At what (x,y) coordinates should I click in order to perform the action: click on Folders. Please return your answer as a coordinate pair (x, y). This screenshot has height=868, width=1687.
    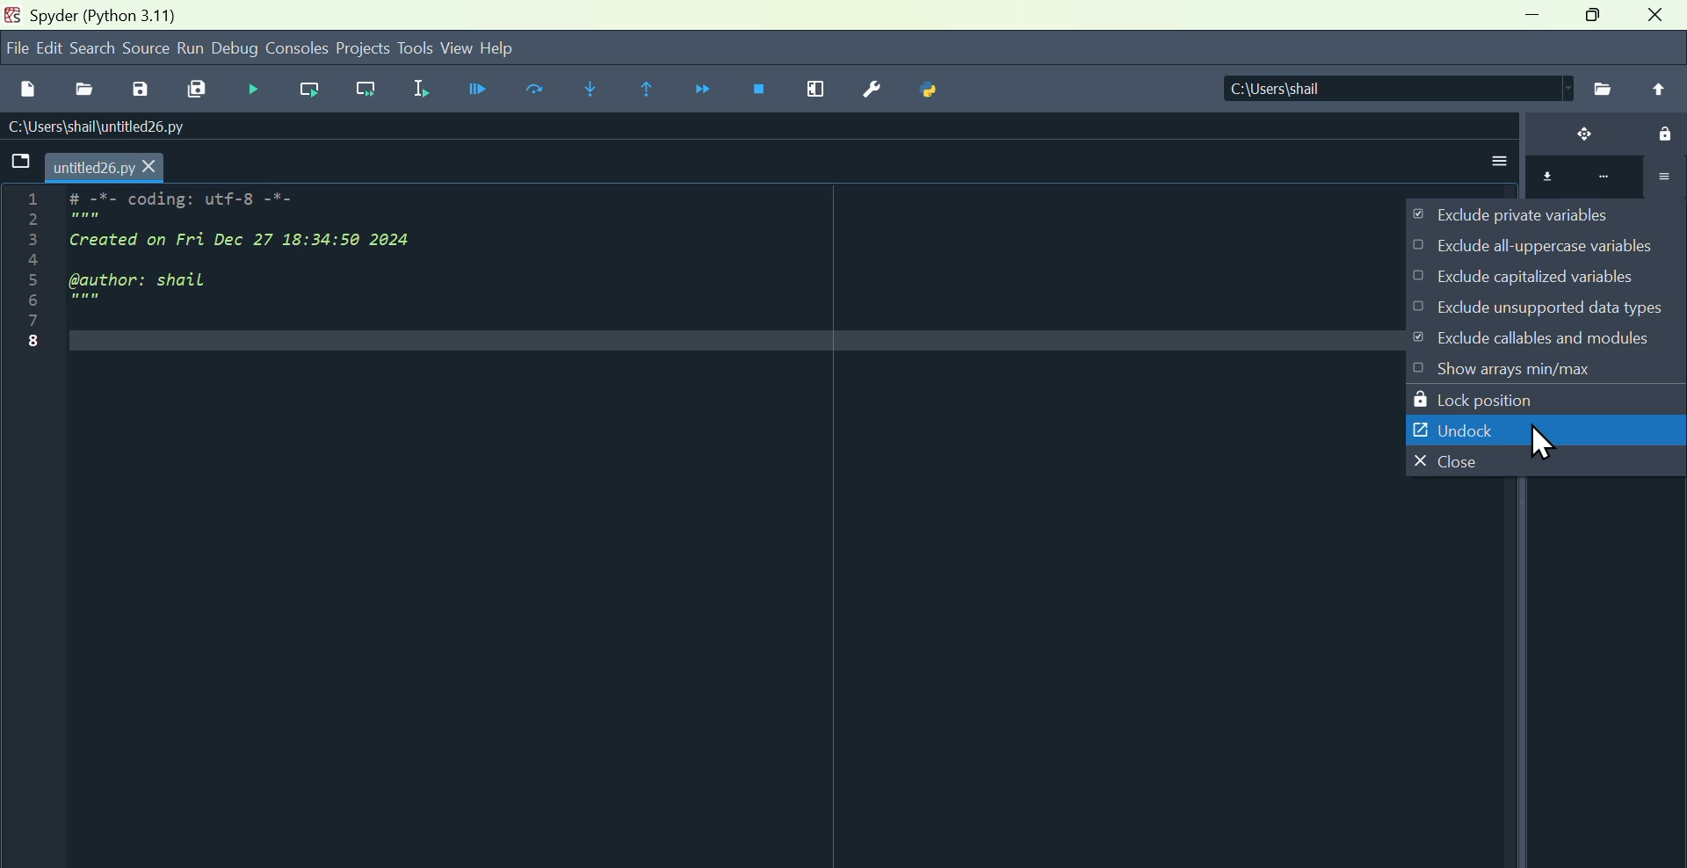
    Looking at the image, I should click on (18, 163).